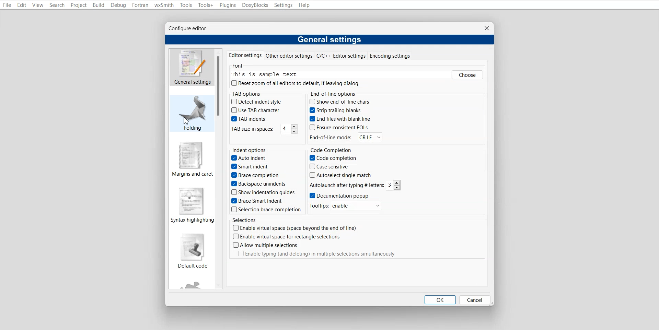 The image size is (659, 330). Describe the element at coordinates (187, 121) in the screenshot. I see `Cursor` at that location.